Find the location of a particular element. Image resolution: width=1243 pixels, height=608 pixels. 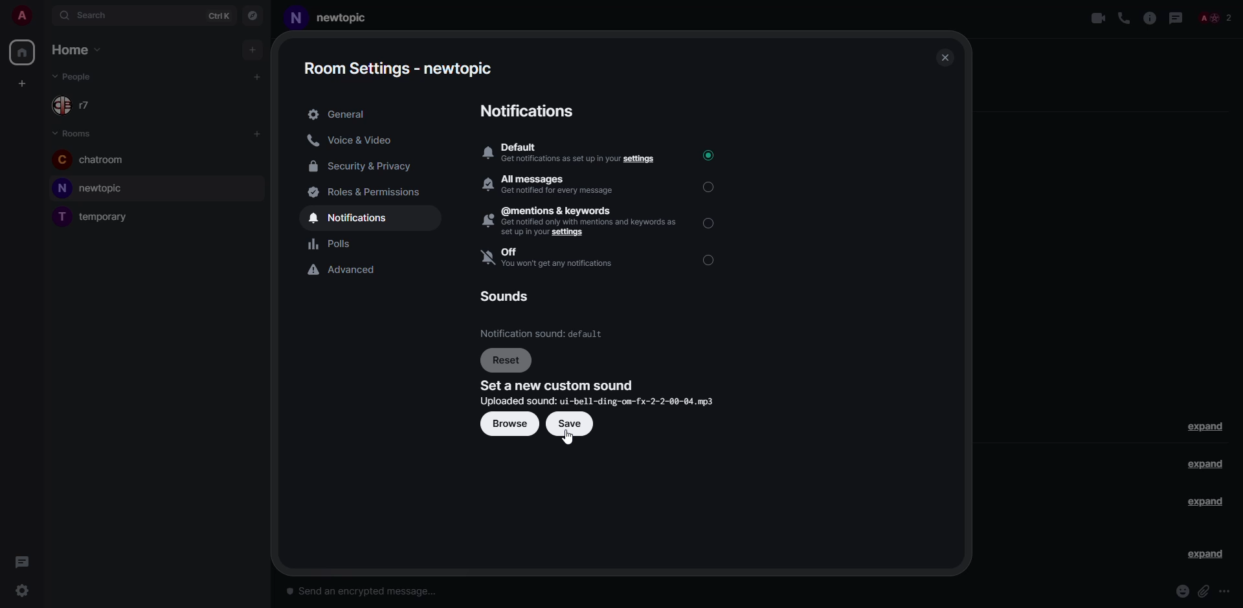

select is located at coordinates (710, 260).